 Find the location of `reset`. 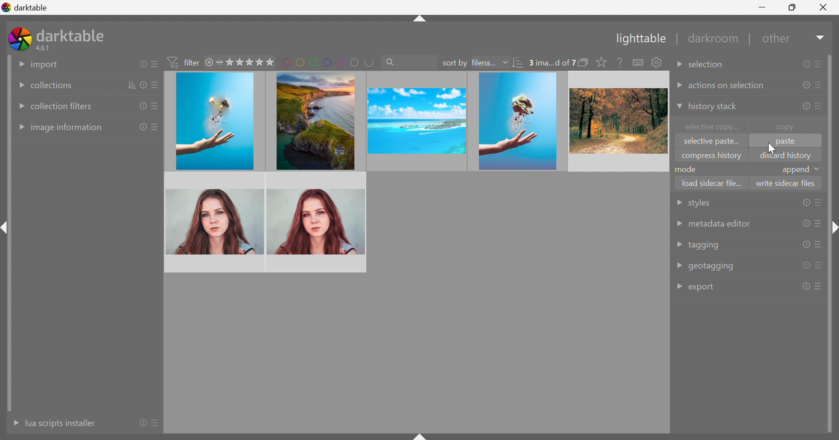

reset is located at coordinates (145, 85).